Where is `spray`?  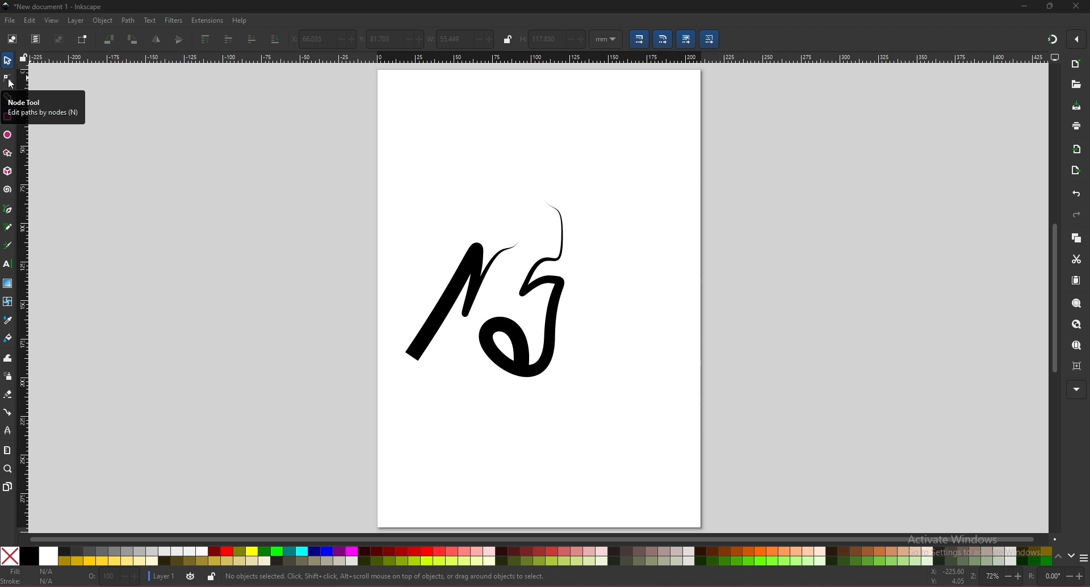
spray is located at coordinates (8, 376).